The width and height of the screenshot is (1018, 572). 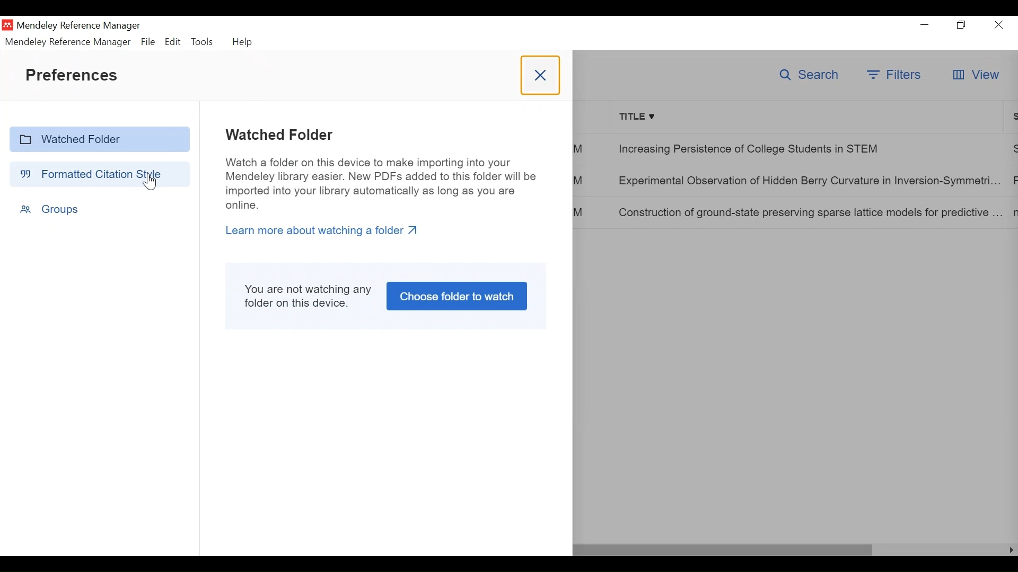 What do you see at coordinates (811, 75) in the screenshot?
I see `Search ` at bounding box center [811, 75].